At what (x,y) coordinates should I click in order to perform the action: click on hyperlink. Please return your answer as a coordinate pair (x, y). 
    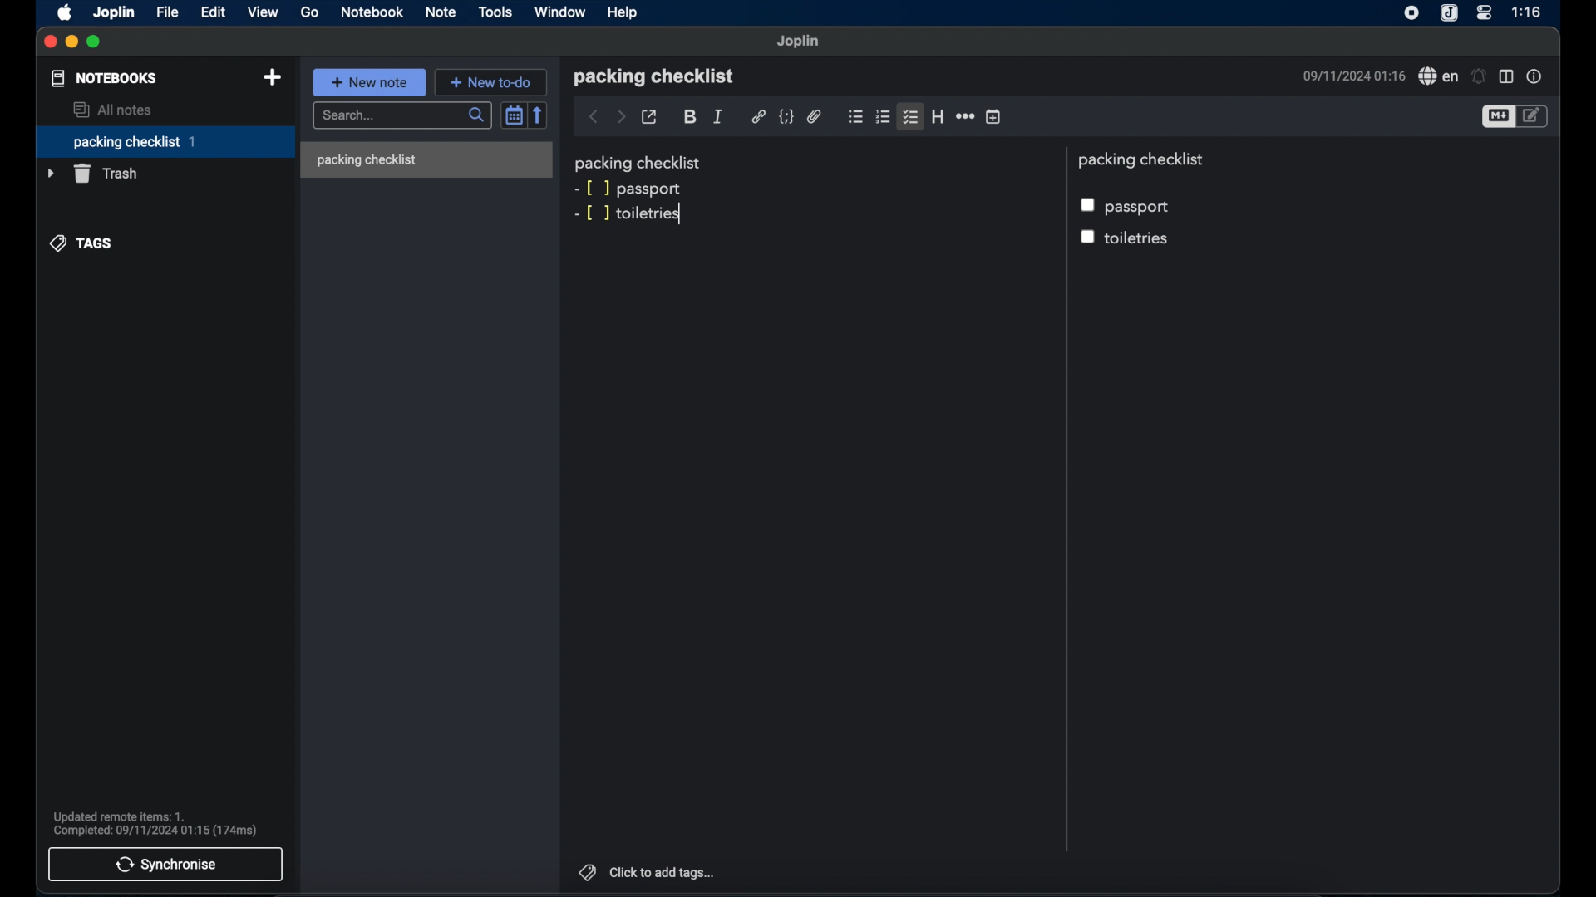
    Looking at the image, I should click on (758, 117).